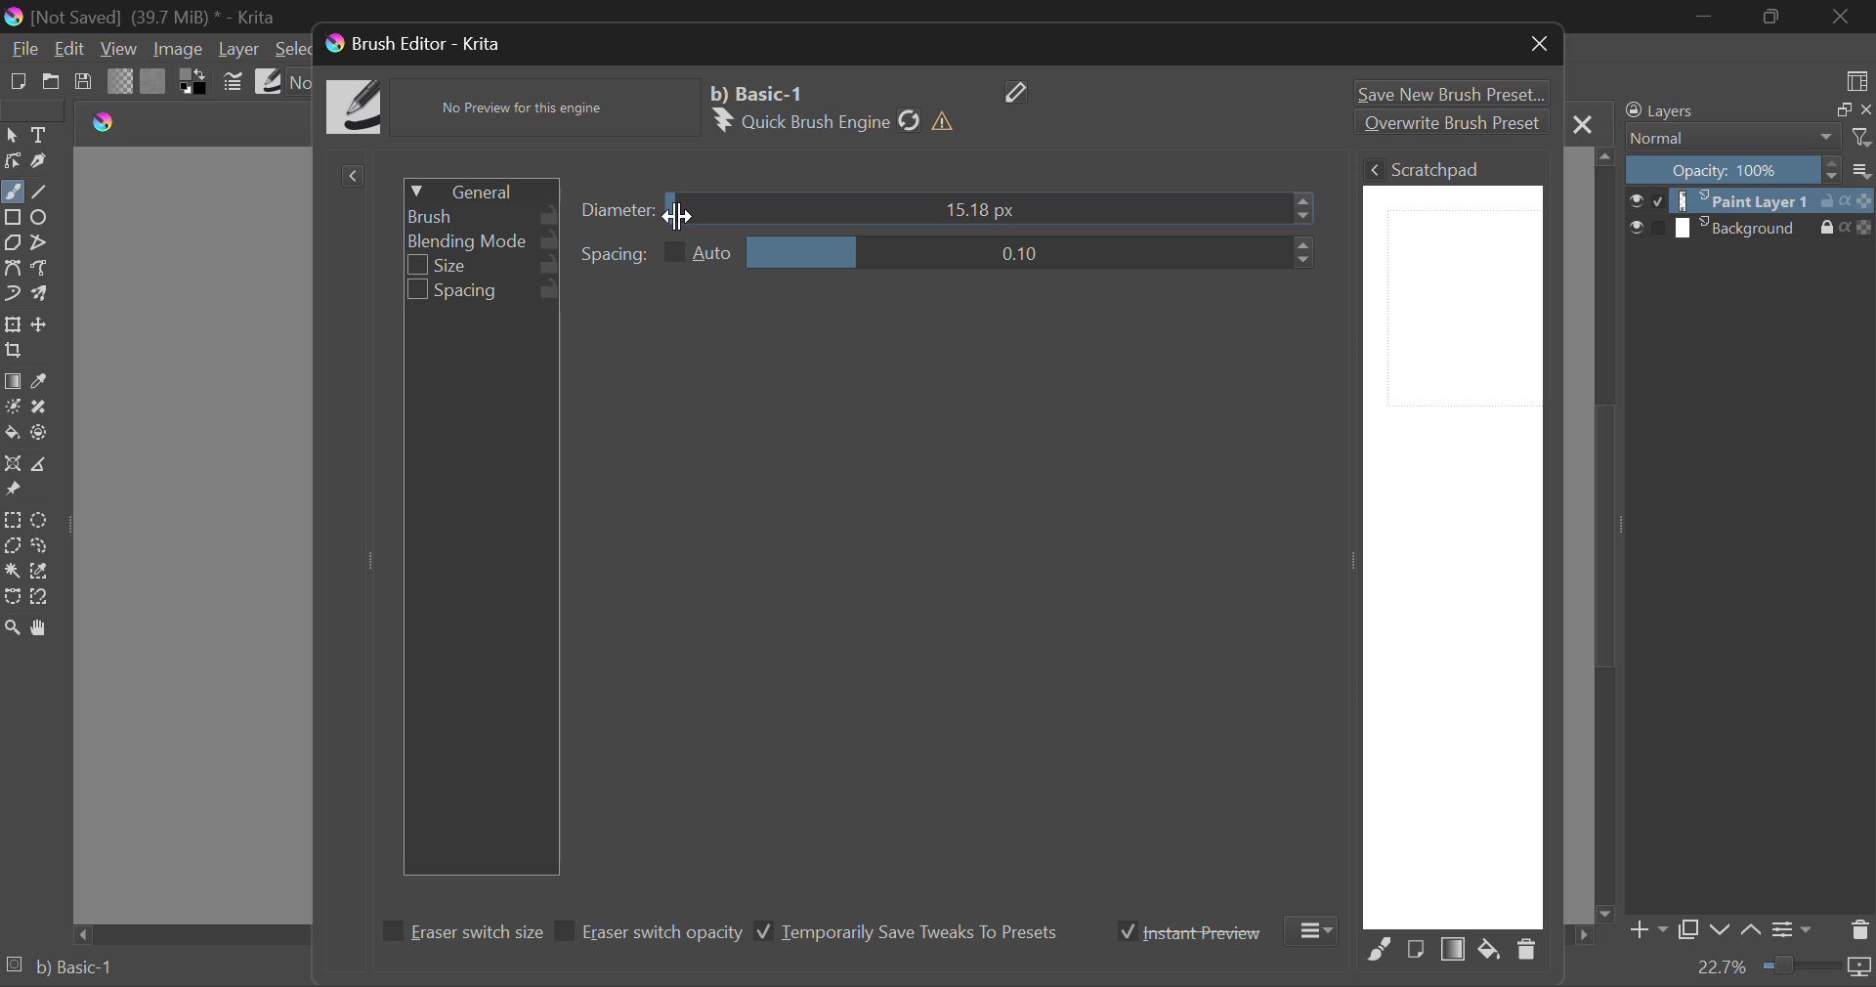  Describe the element at coordinates (761, 92) in the screenshot. I see `Selected Brush` at that location.